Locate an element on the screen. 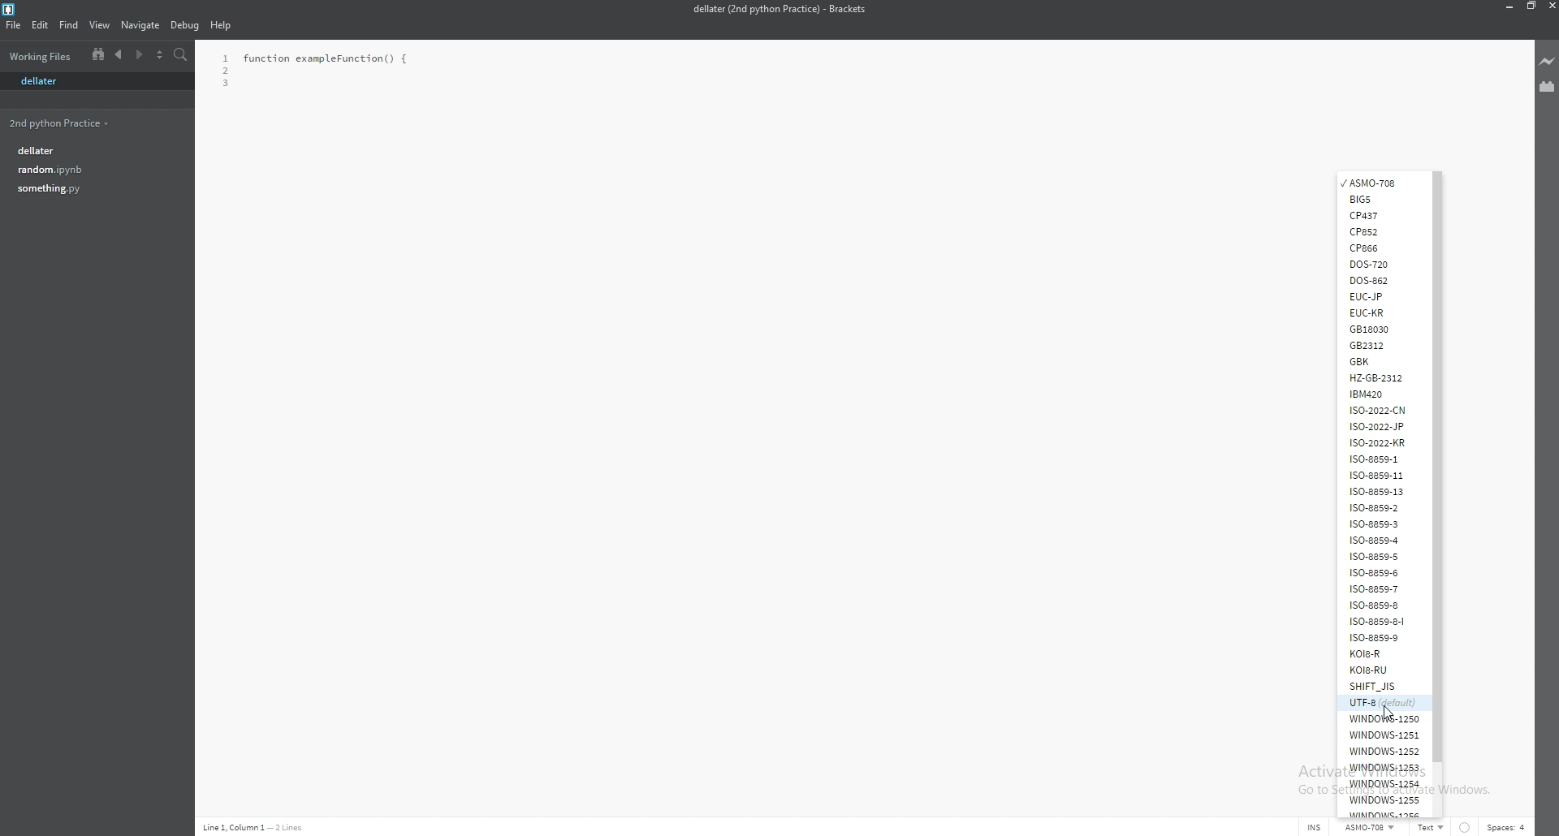 This screenshot has height=836, width=1559. iso-8859-8 is located at coordinates (1382, 605).